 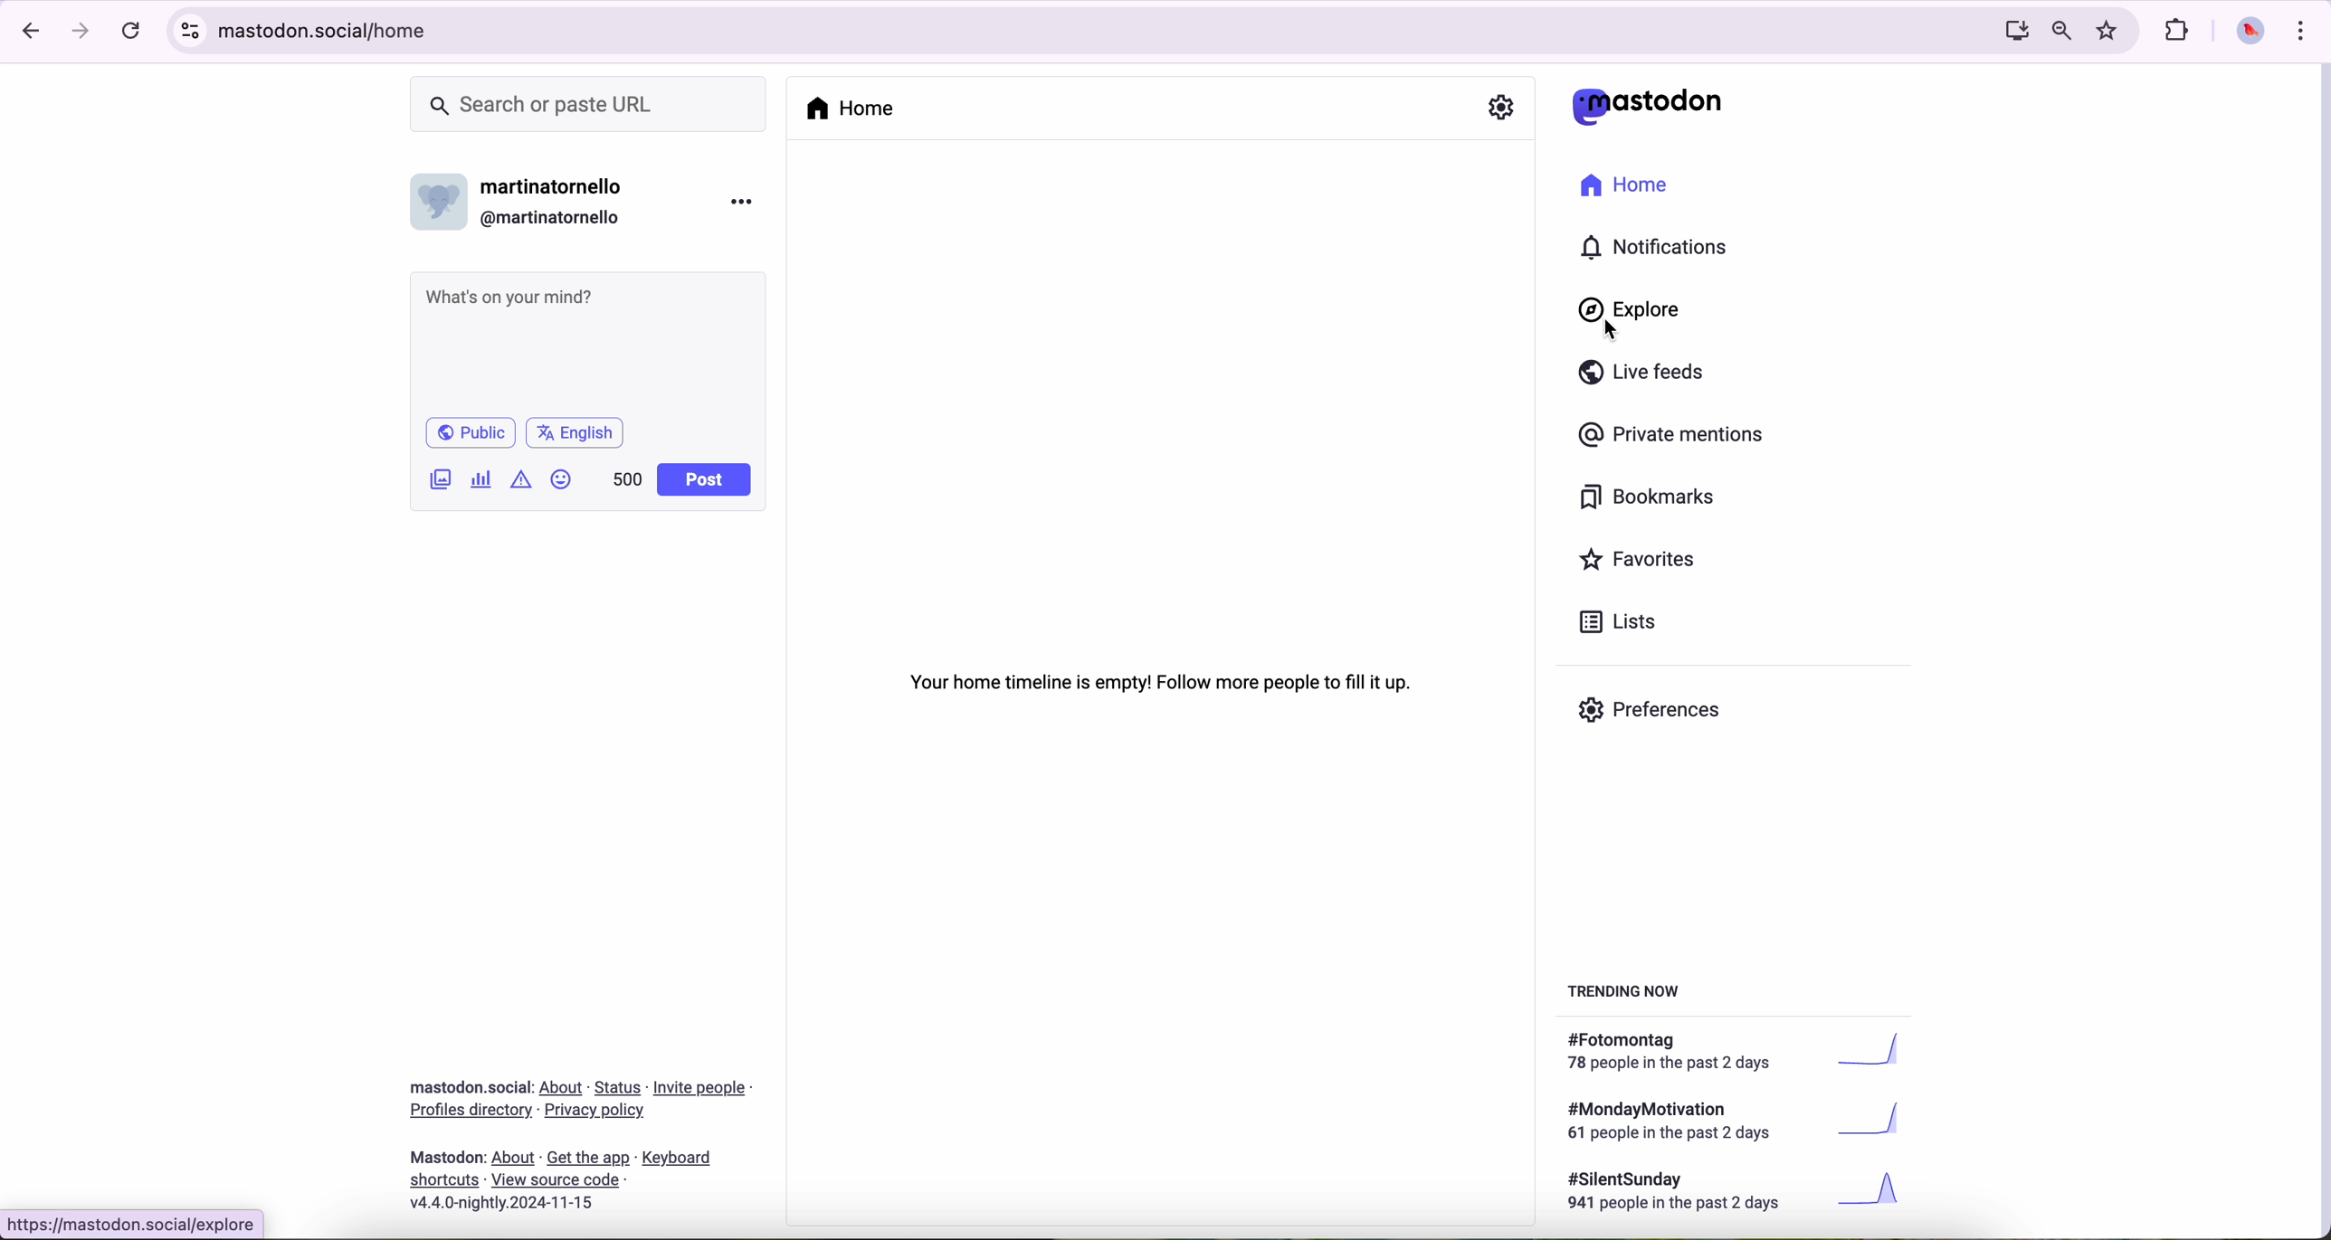 What do you see at coordinates (132, 32) in the screenshot?
I see `refresh page` at bounding box center [132, 32].